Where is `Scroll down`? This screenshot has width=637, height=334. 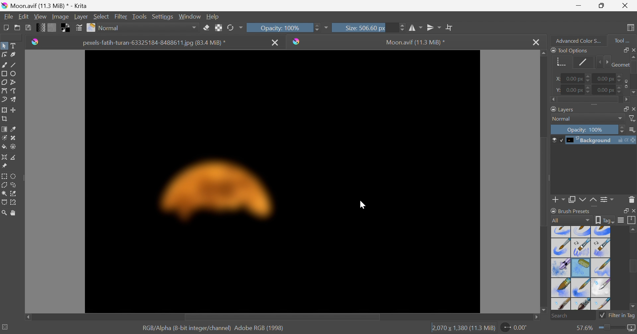
Scroll down is located at coordinates (633, 307).